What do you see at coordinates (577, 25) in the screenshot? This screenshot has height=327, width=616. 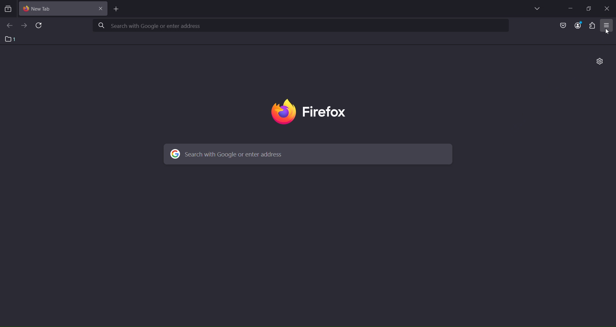 I see `account` at bounding box center [577, 25].